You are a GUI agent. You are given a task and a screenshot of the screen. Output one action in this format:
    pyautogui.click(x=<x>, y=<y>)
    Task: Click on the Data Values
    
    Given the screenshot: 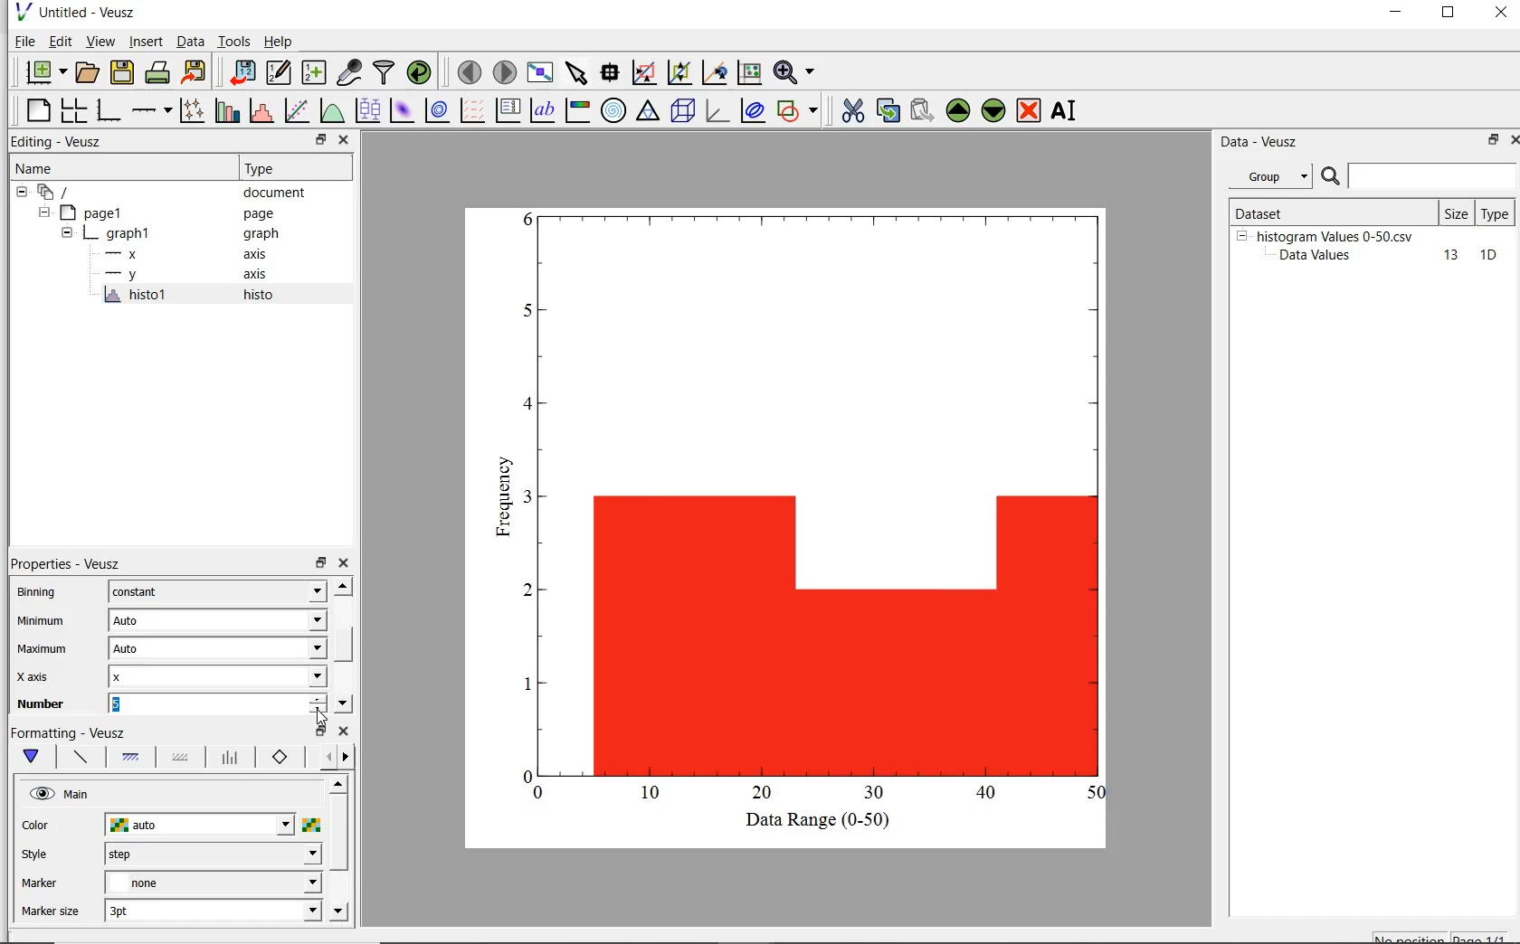 What is the action you would take?
    pyautogui.click(x=1321, y=256)
    